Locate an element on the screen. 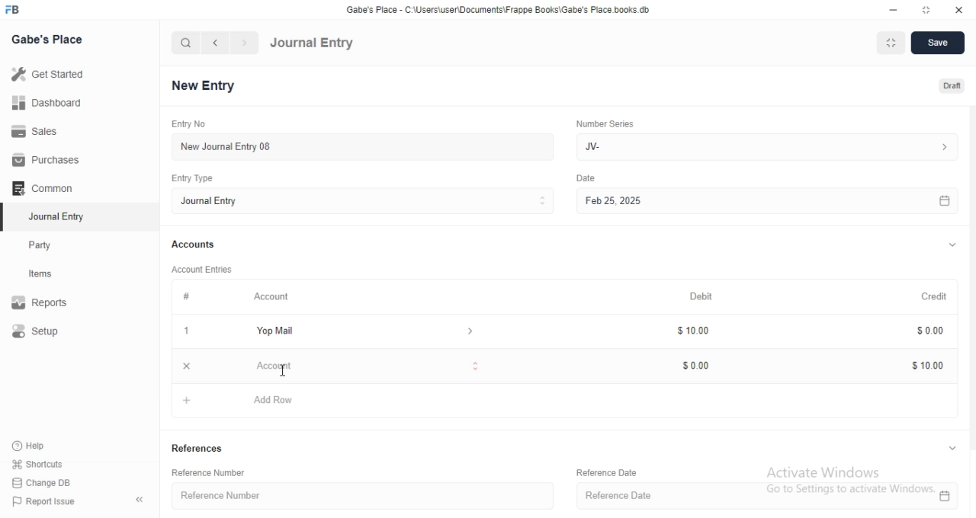 The width and height of the screenshot is (976, 518). $10.00 is located at coordinates (917, 364).